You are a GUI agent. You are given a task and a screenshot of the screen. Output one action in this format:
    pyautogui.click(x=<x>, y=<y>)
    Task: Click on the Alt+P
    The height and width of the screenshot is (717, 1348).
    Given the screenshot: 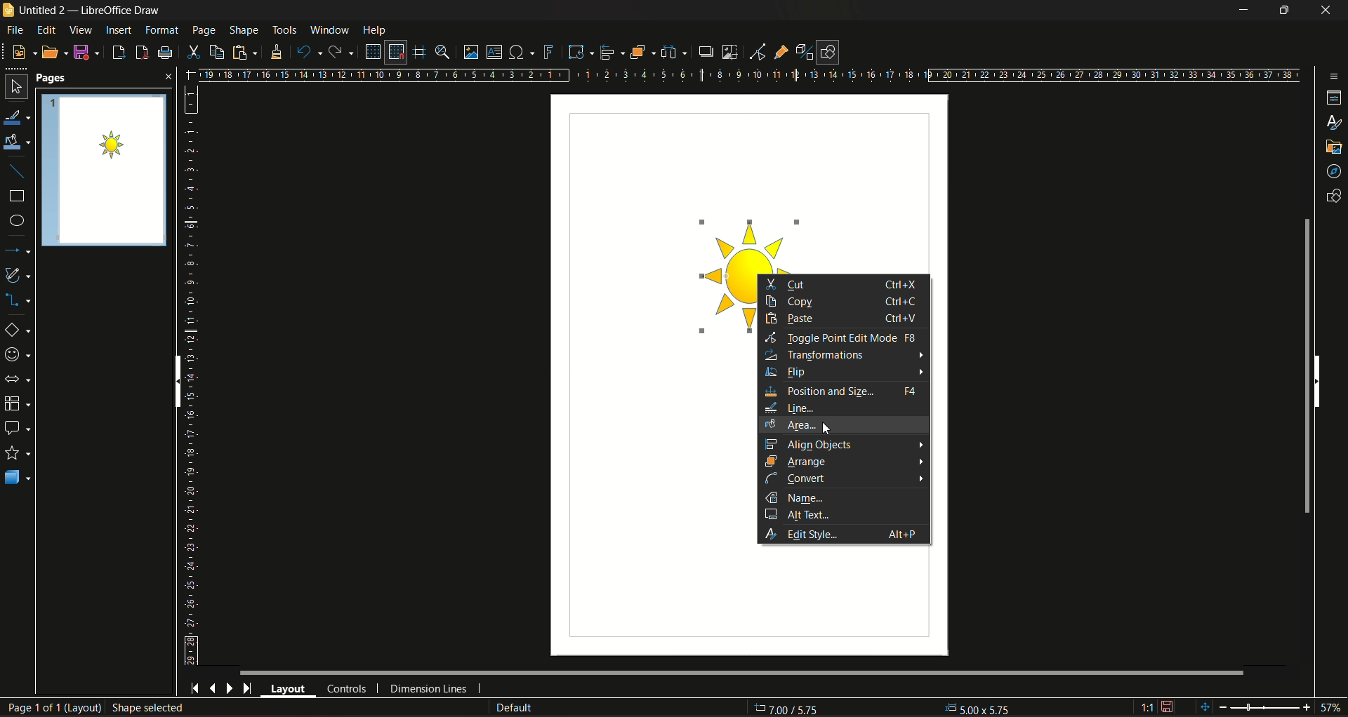 What is the action you would take?
    pyautogui.click(x=900, y=535)
    